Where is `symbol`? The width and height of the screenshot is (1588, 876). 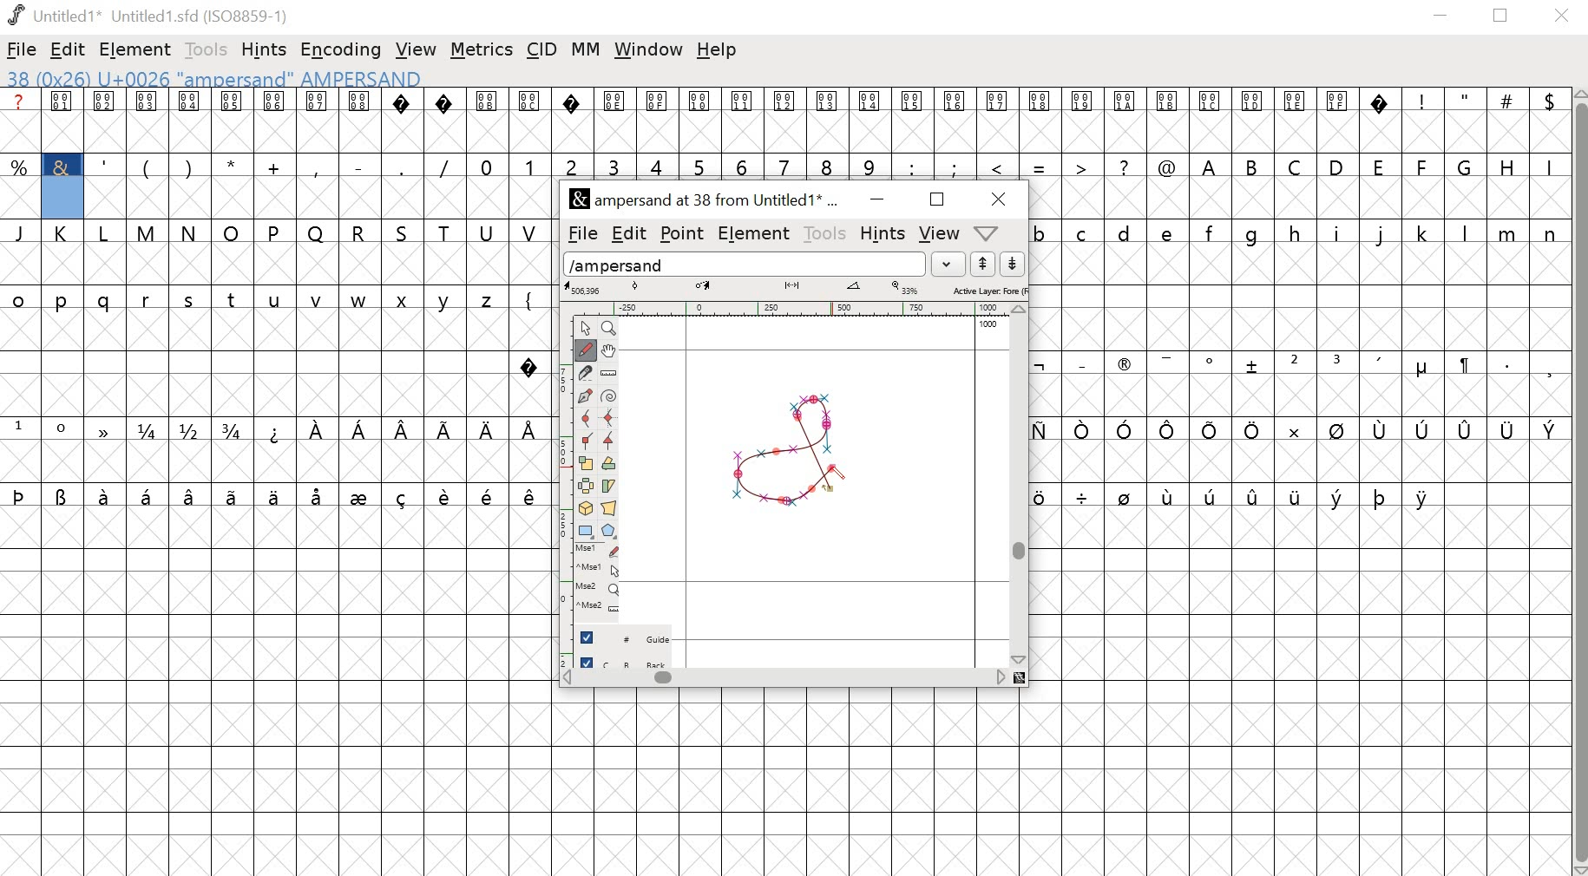
symbol is located at coordinates (1255, 493).